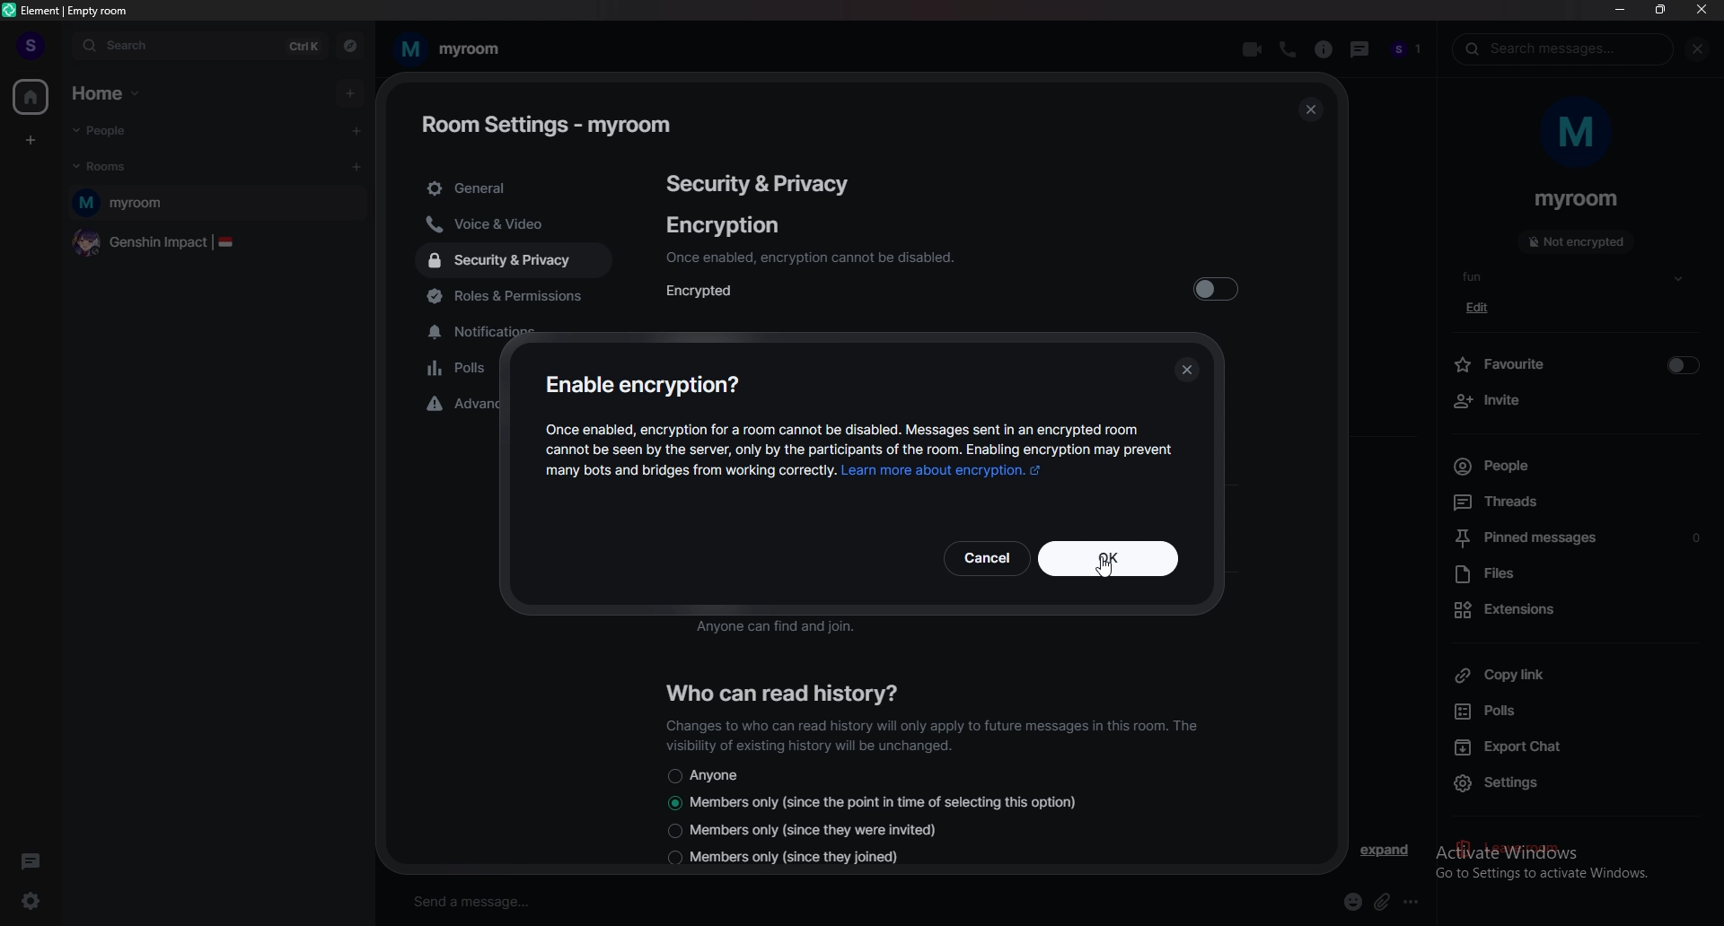 The image size is (1724, 926). What do you see at coordinates (1106, 570) in the screenshot?
I see `cursor` at bounding box center [1106, 570].